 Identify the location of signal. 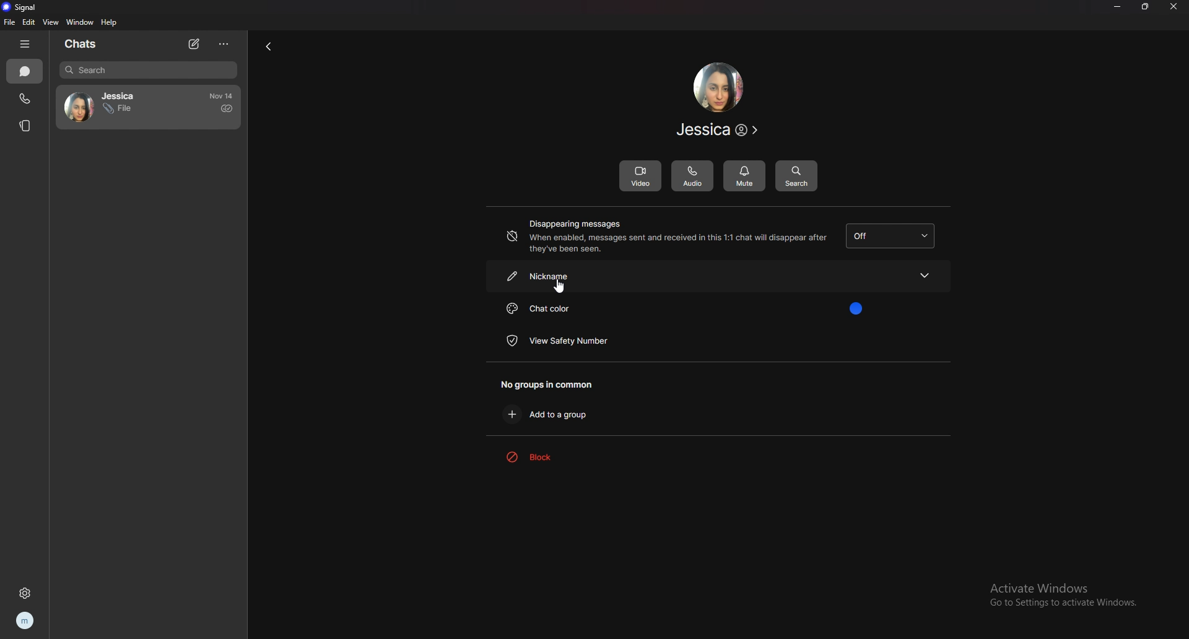
(20, 7).